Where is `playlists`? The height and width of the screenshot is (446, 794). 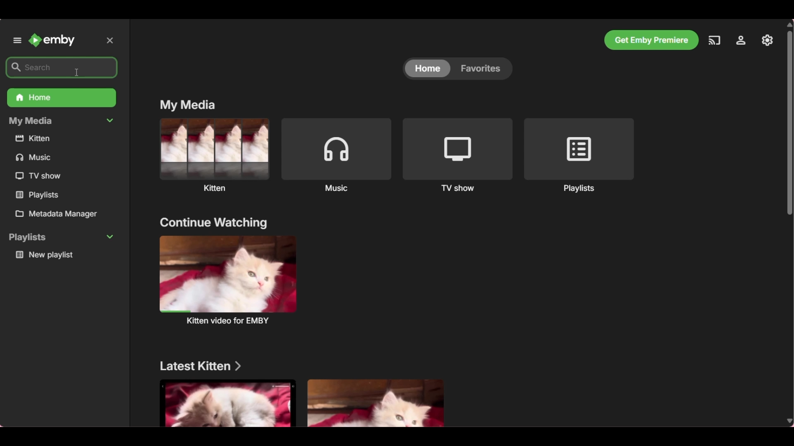
playlists is located at coordinates (60, 237).